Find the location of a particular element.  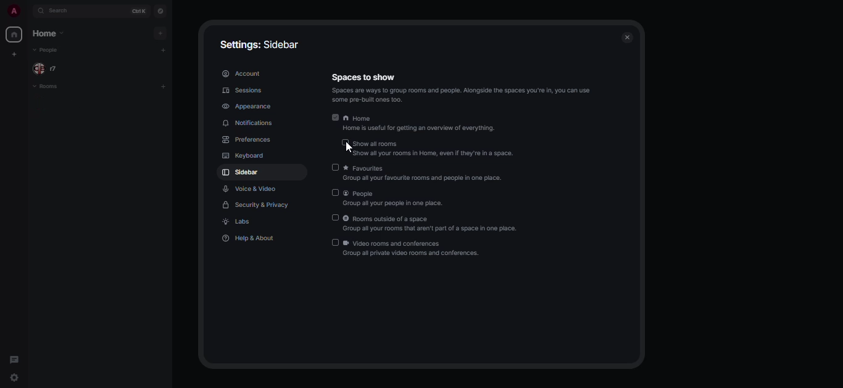

profile is located at coordinates (13, 12).